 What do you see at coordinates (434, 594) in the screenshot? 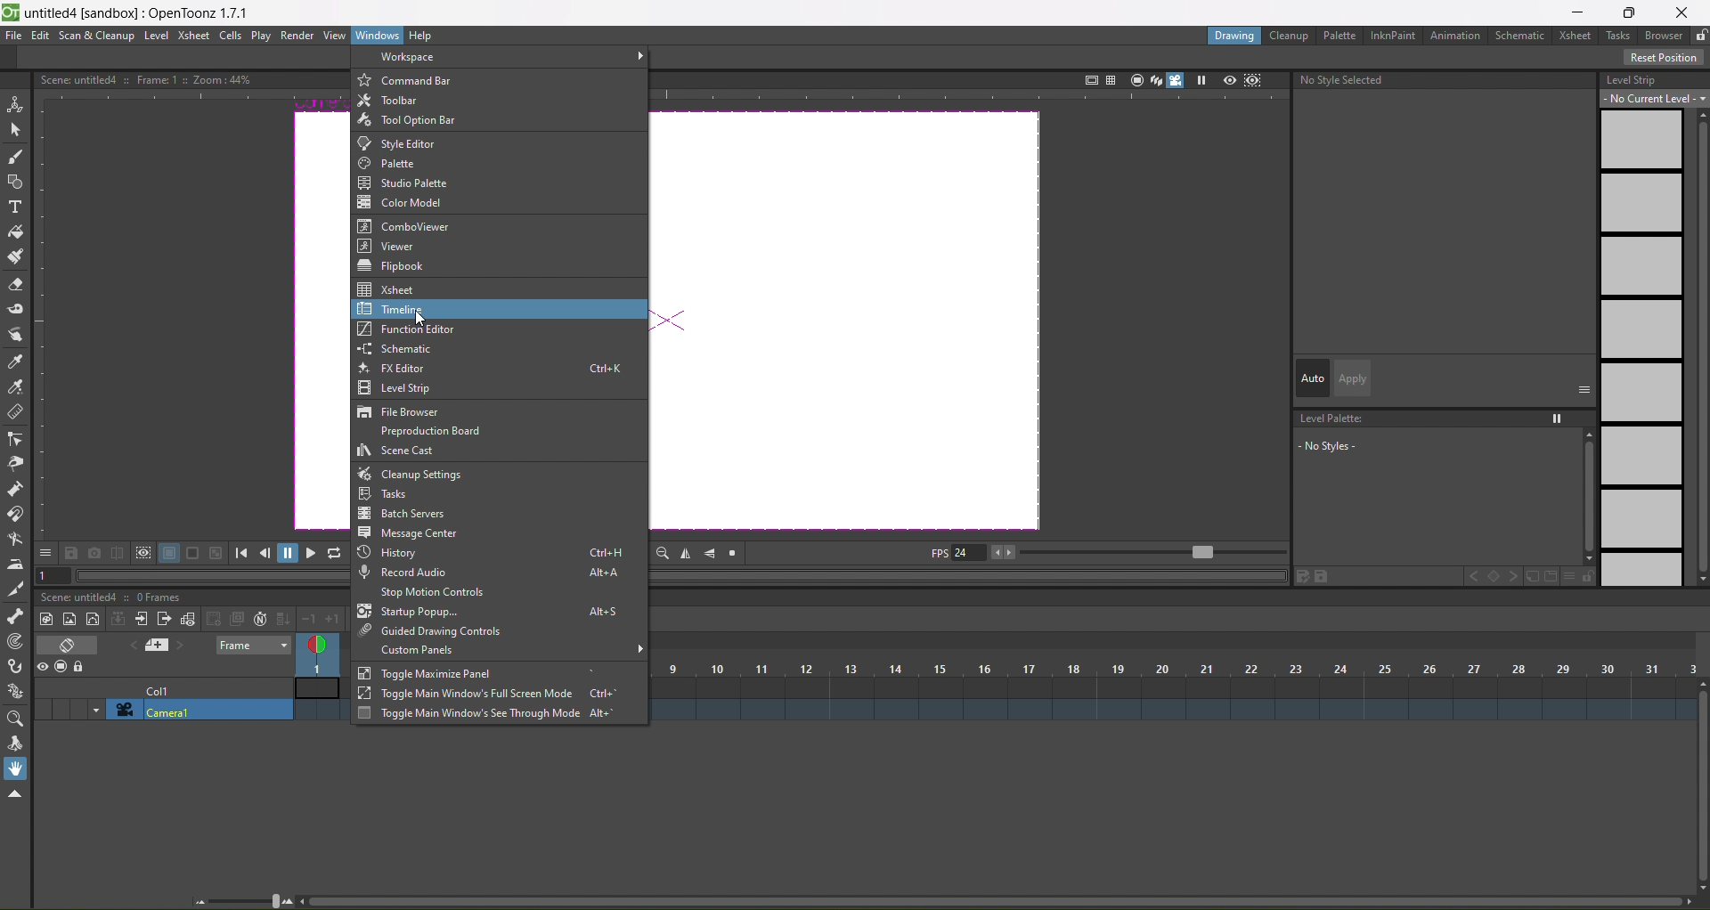
I see `stop motion controls` at bounding box center [434, 594].